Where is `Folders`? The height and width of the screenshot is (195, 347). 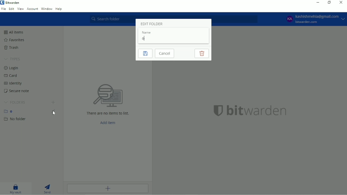 Folders is located at coordinates (15, 102).